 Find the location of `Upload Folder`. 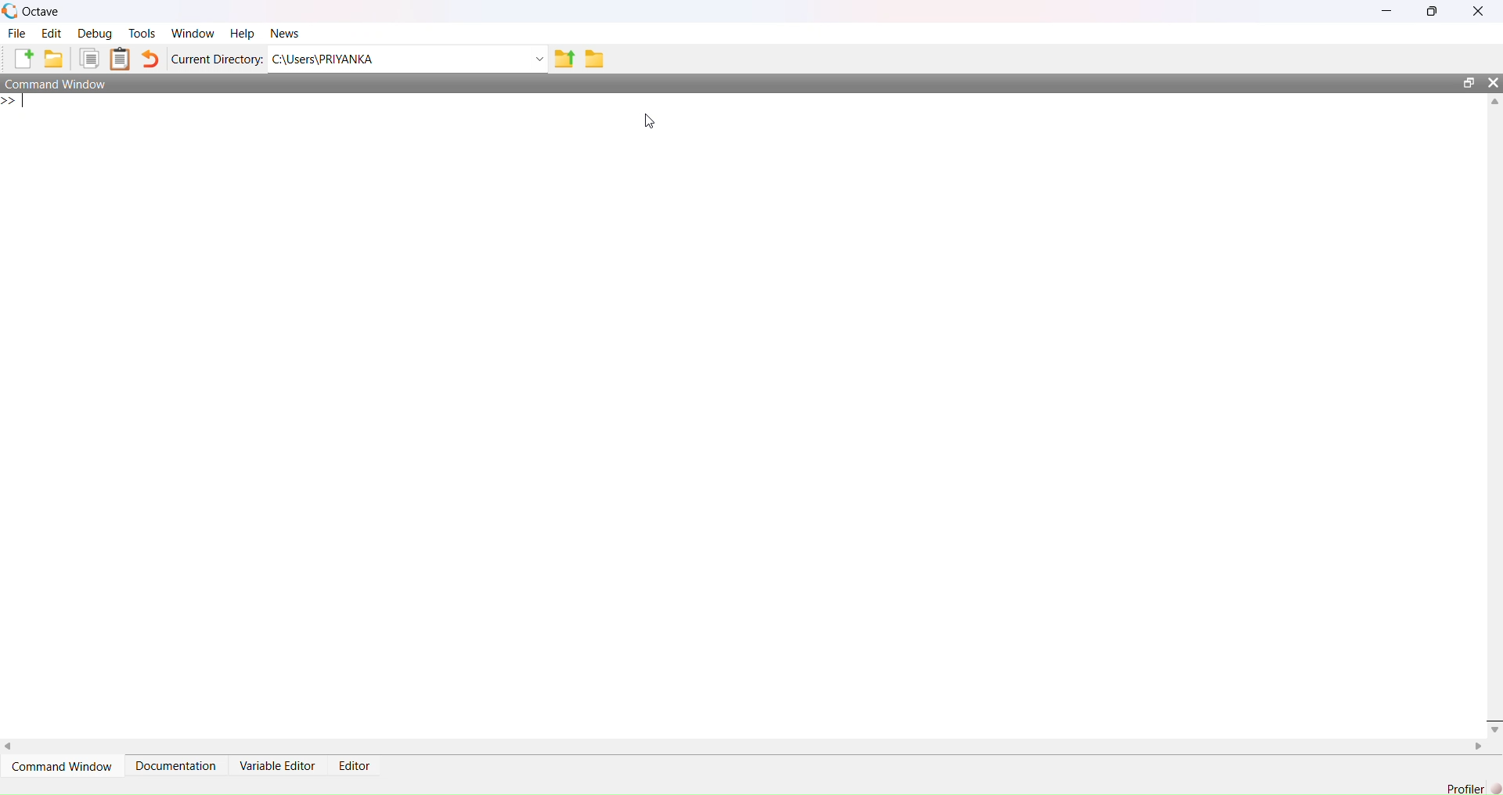

Upload Folder is located at coordinates (564, 59).